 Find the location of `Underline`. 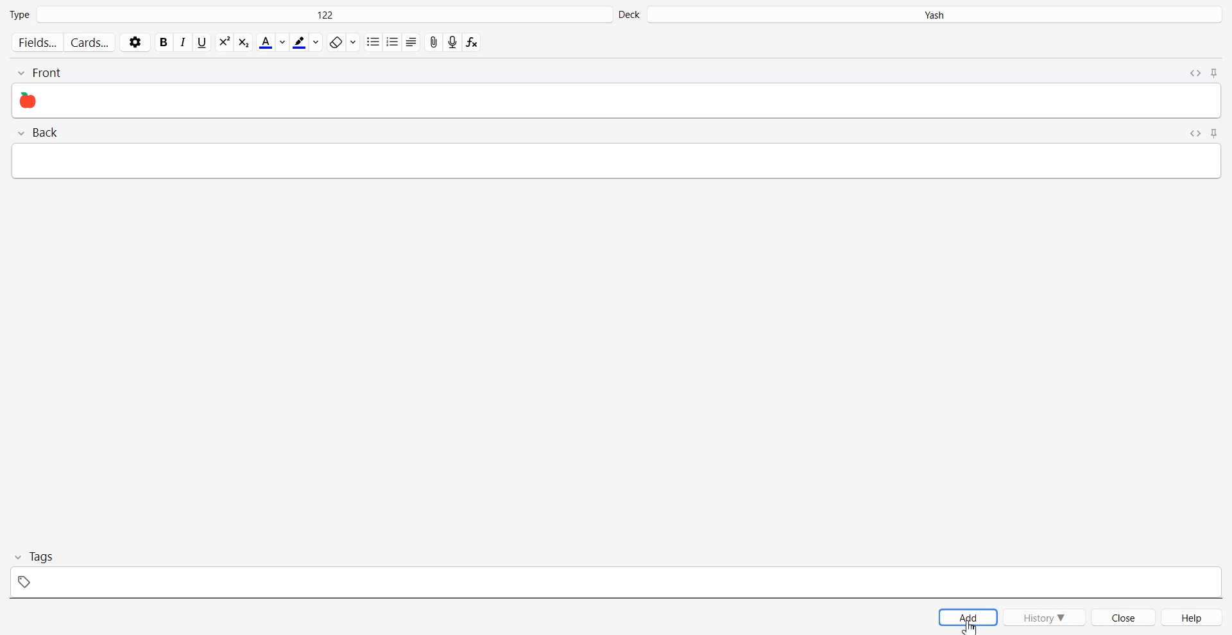

Underline is located at coordinates (203, 42).